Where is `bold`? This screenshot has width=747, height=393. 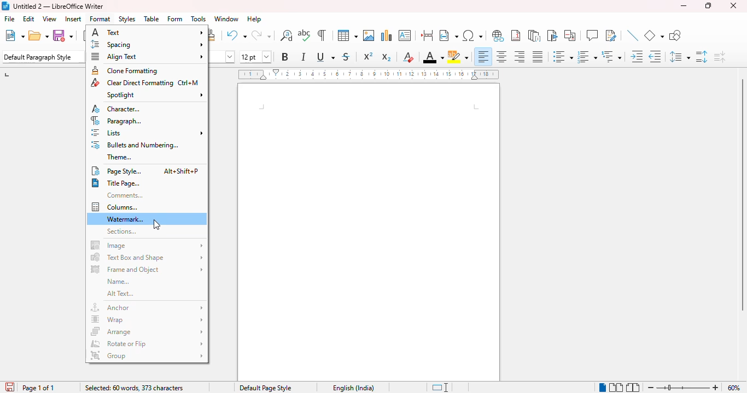
bold is located at coordinates (284, 56).